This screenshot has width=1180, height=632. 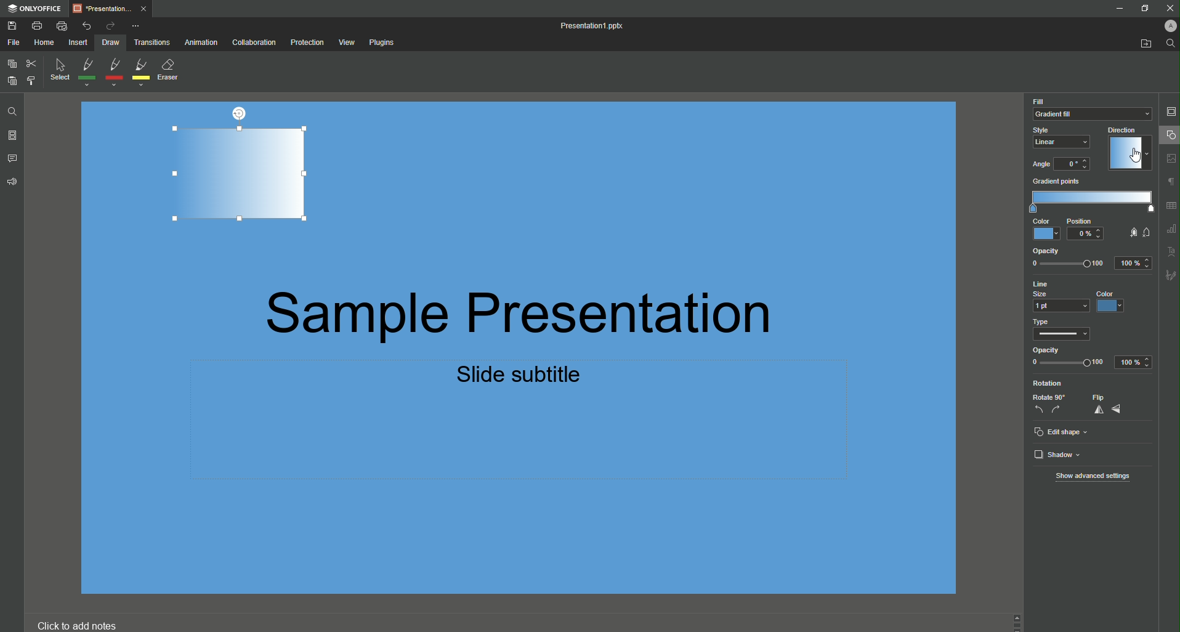 I want to click on Blue, so click(x=1109, y=302).